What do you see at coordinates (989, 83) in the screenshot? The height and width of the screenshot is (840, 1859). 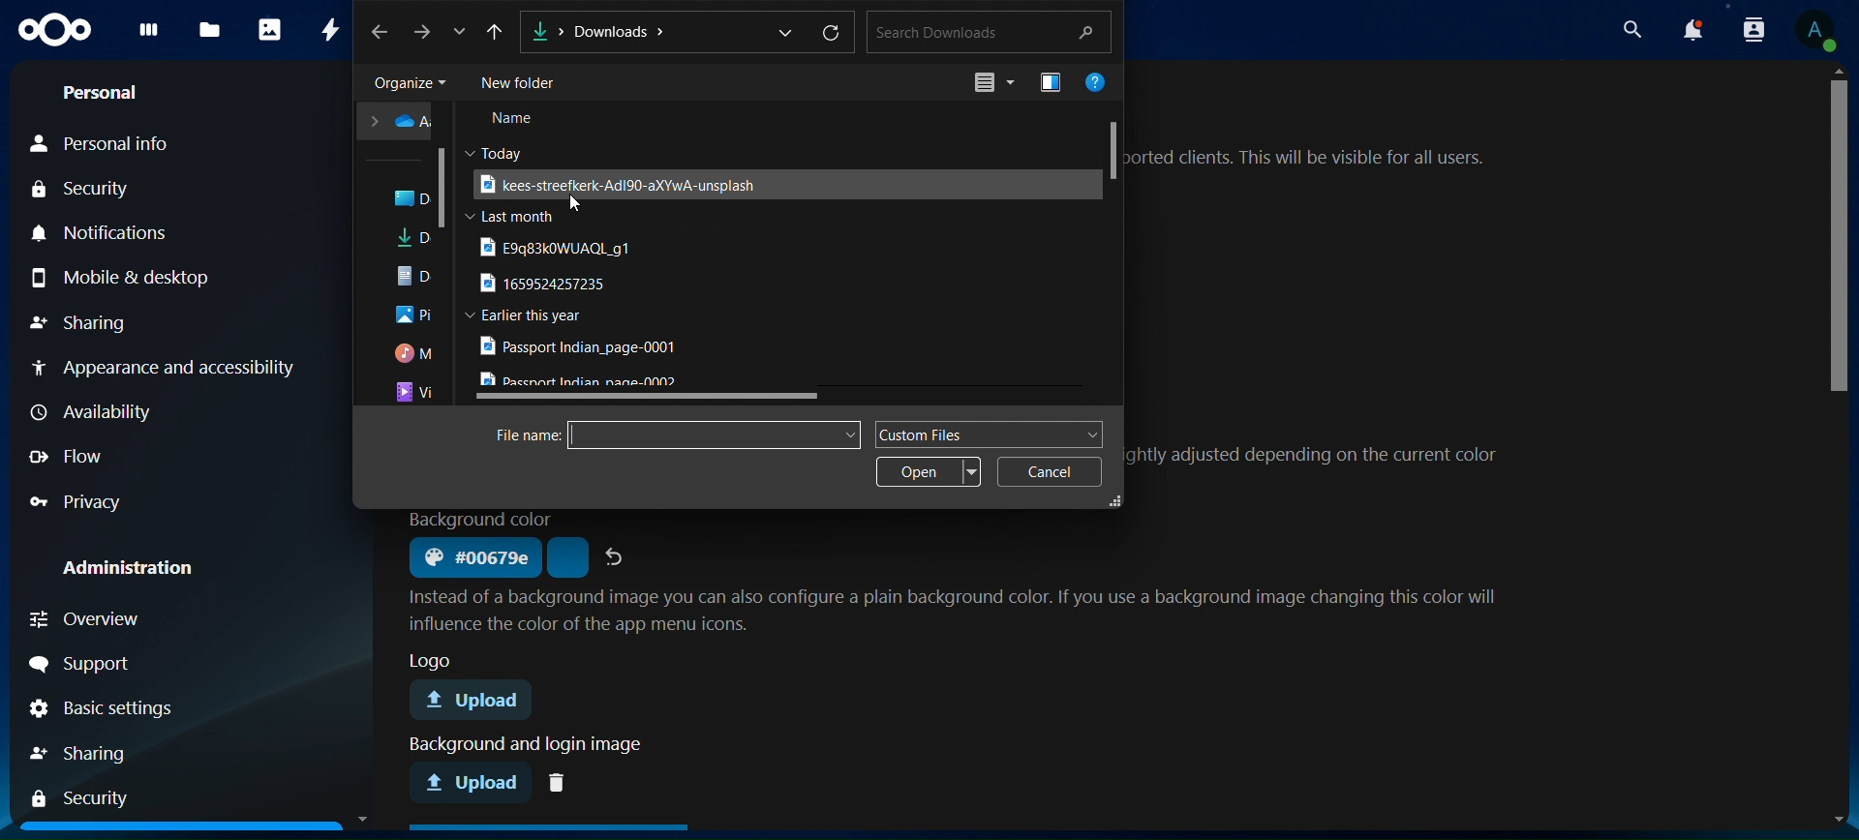 I see `icon` at bounding box center [989, 83].